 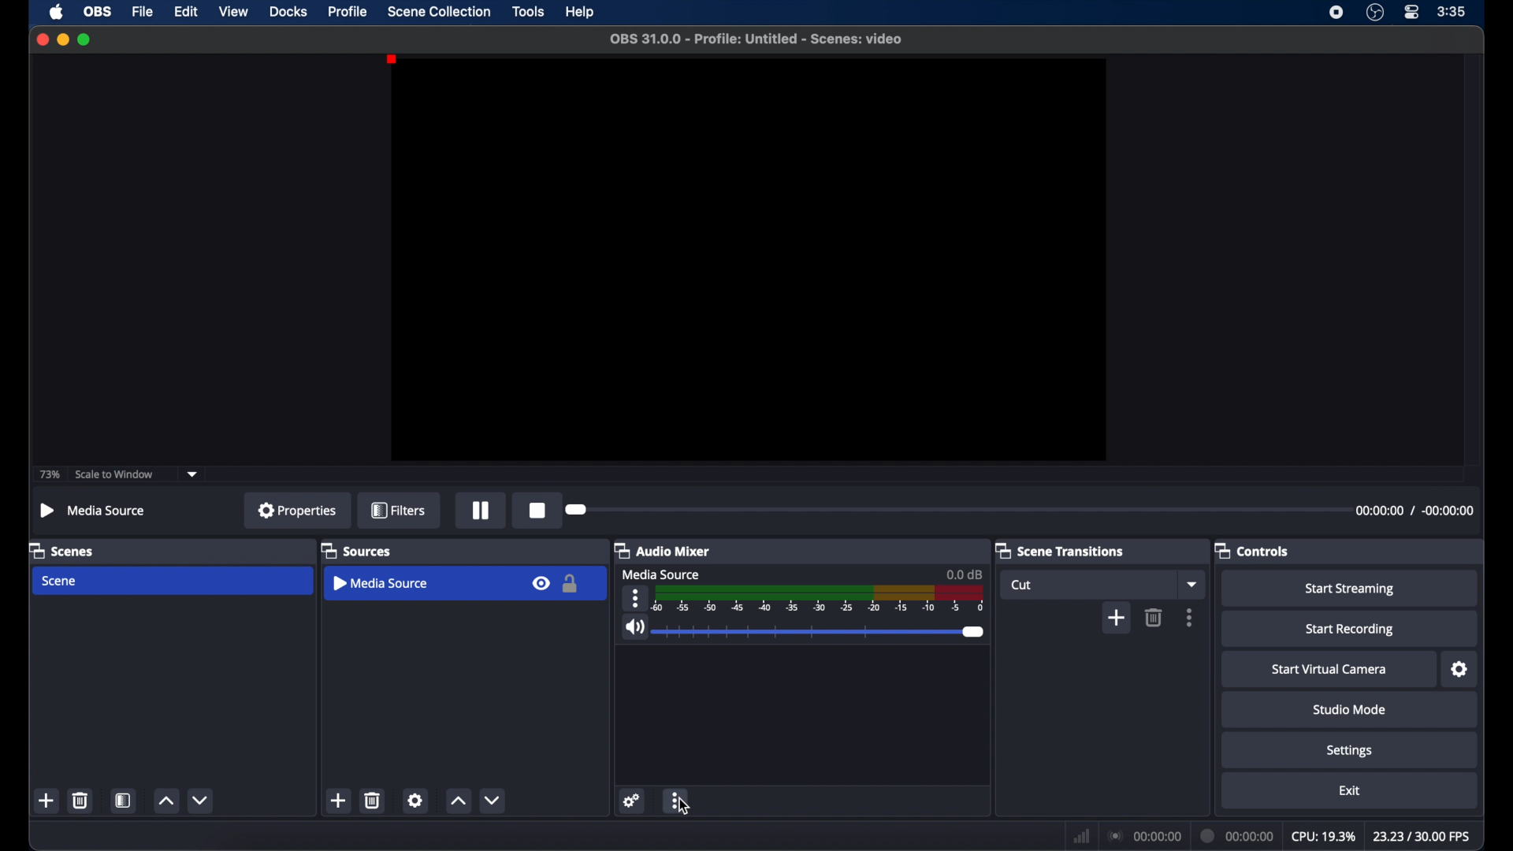 What do you see at coordinates (143, 11) in the screenshot?
I see `file` at bounding box center [143, 11].